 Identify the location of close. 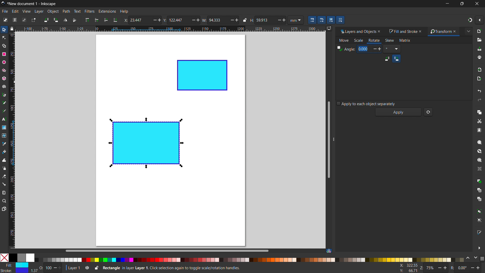
(476, 4).